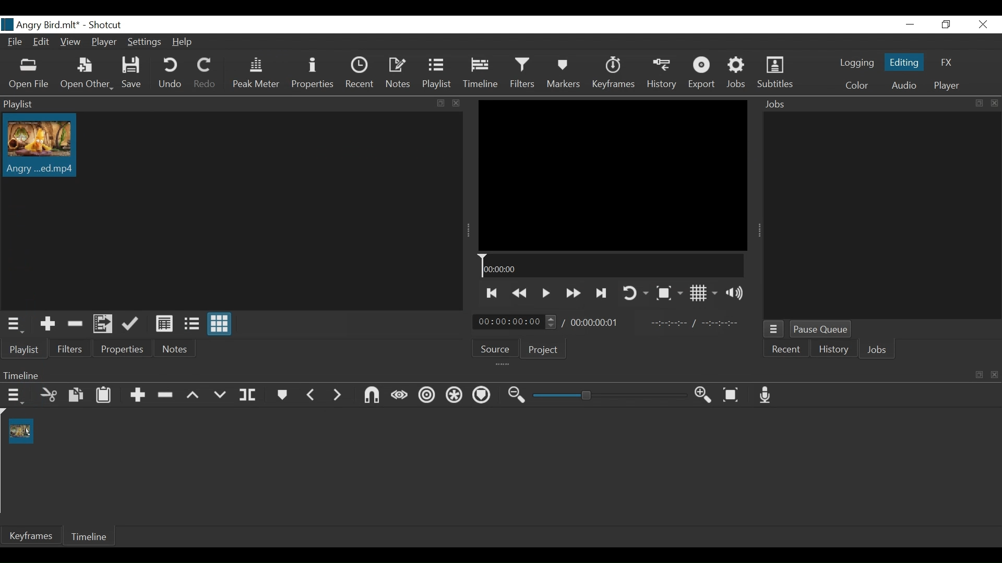 The width and height of the screenshot is (1002, 563). What do you see at coordinates (193, 396) in the screenshot?
I see `lift` at bounding box center [193, 396].